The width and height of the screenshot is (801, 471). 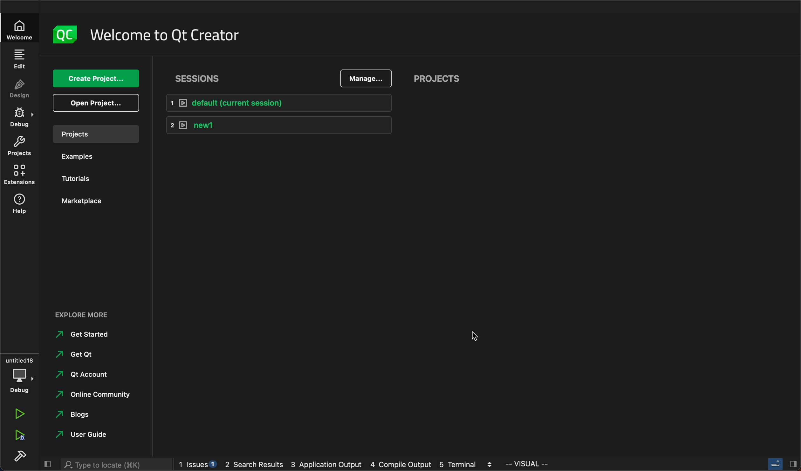 What do you see at coordinates (20, 413) in the screenshot?
I see `run` at bounding box center [20, 413].